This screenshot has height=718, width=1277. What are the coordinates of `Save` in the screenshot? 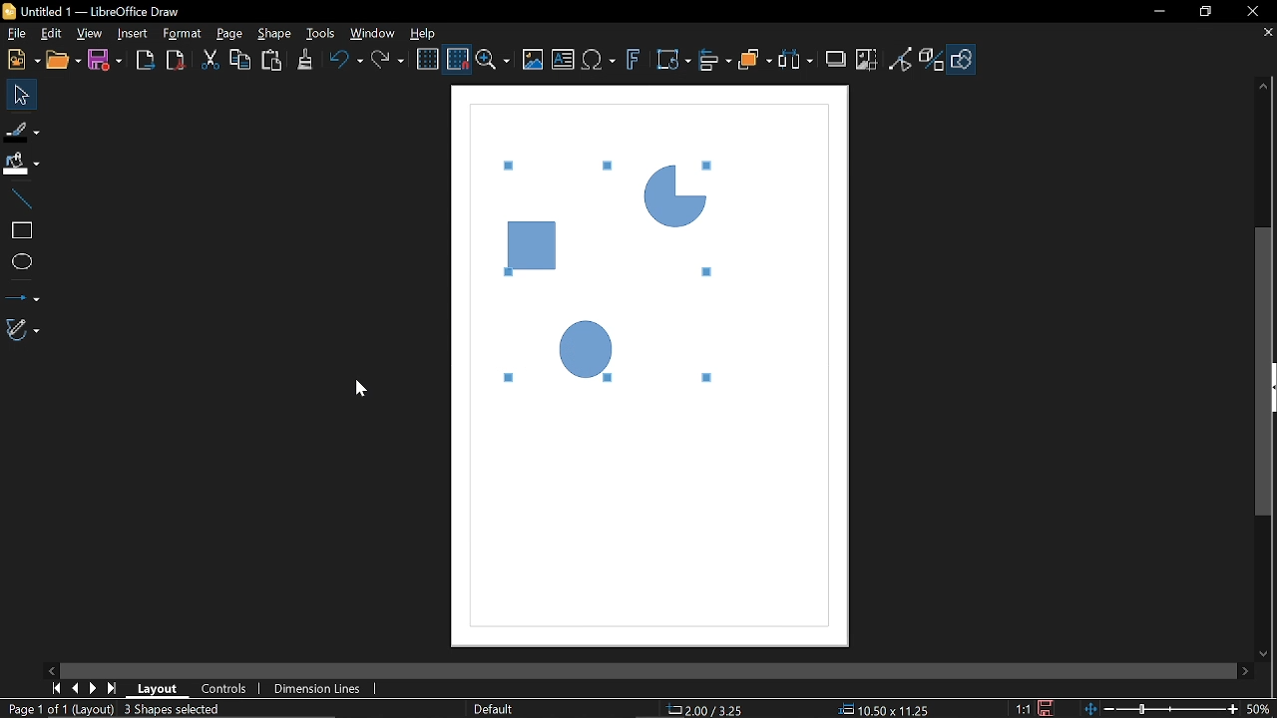 It's located at (108, 62).